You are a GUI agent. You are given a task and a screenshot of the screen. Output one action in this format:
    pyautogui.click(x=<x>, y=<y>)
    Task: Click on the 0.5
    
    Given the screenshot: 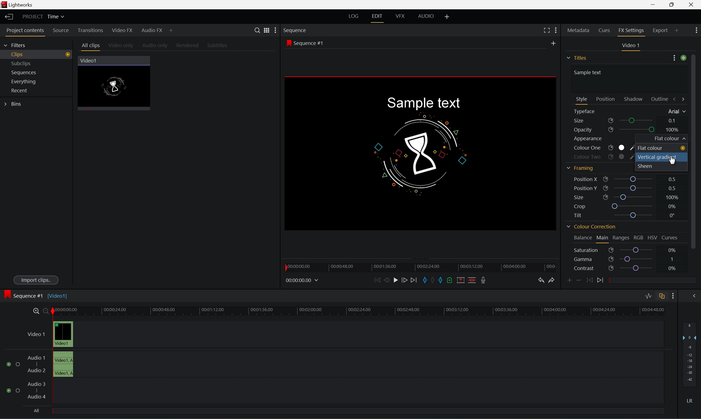 What is the action you would take?
    pyautogui.click(x=671, y=187)
    